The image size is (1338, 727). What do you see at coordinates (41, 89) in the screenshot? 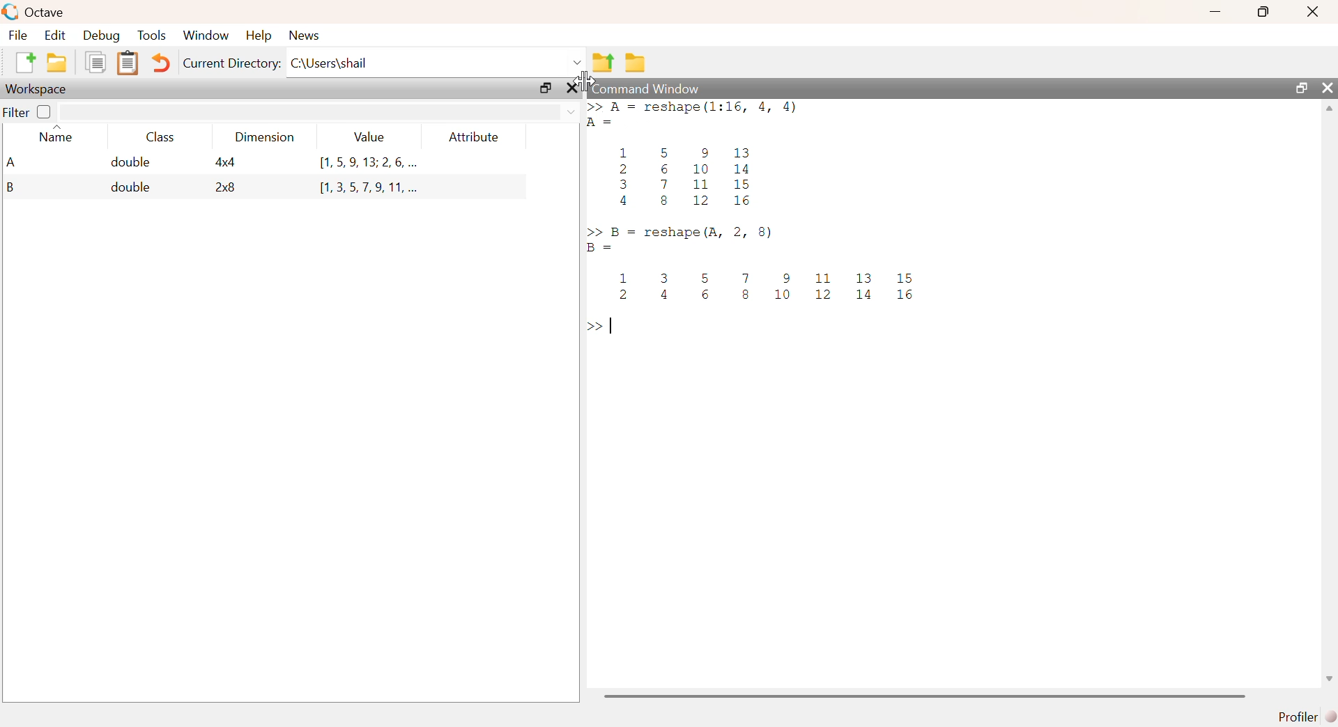
I see `workspace` at bounding box center [41, 89].